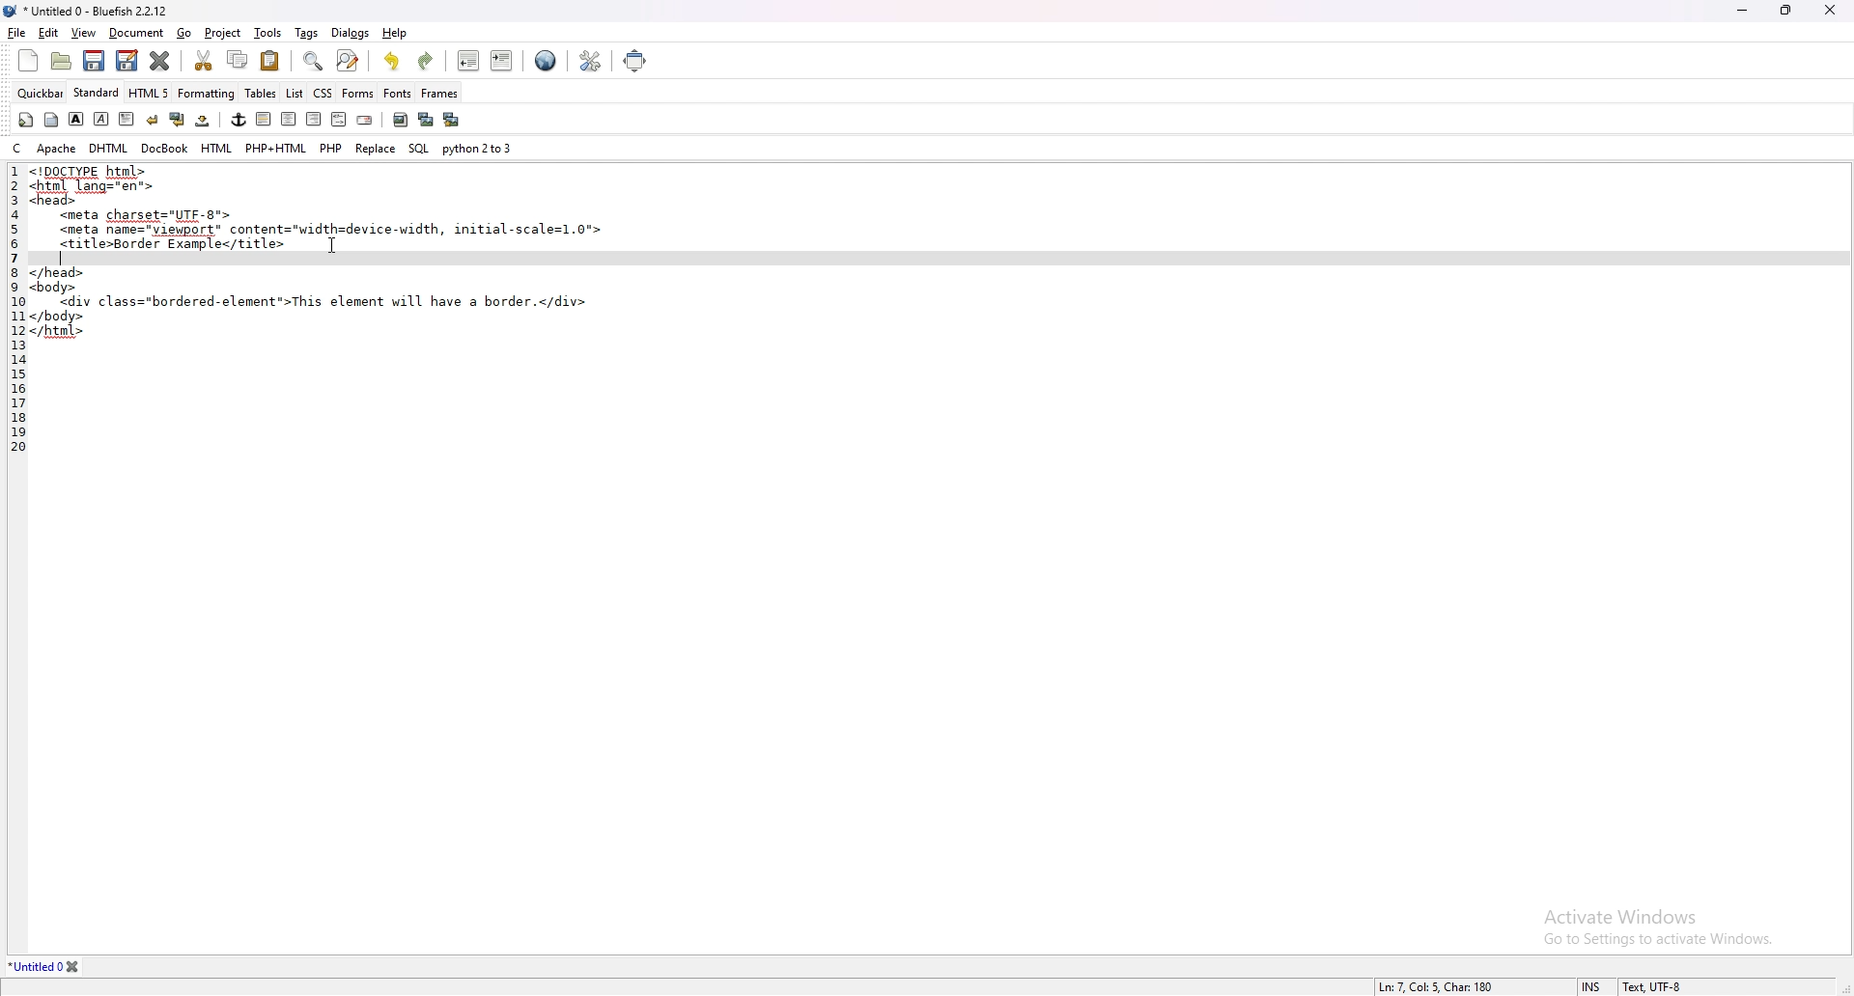 This screenshot has width=1854, height=996. What do you see at coordinates (26, 120) in the screenshot?
I see `quickstart` at bounding box center [26, 120].